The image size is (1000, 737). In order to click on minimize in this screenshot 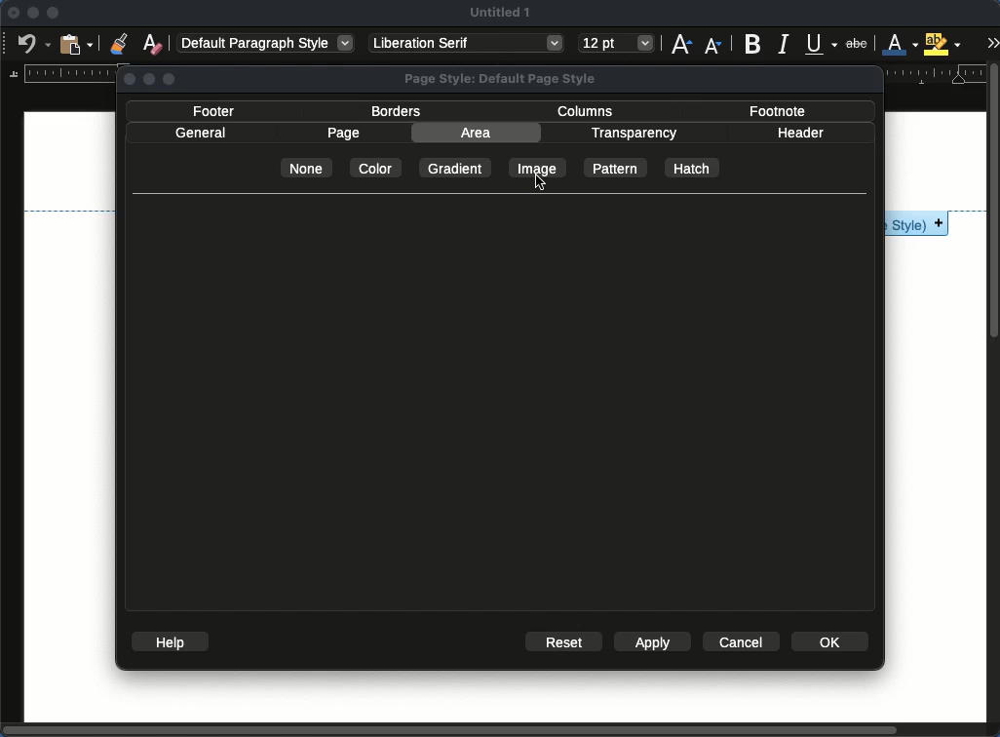, I will do `click(32, 14)`.